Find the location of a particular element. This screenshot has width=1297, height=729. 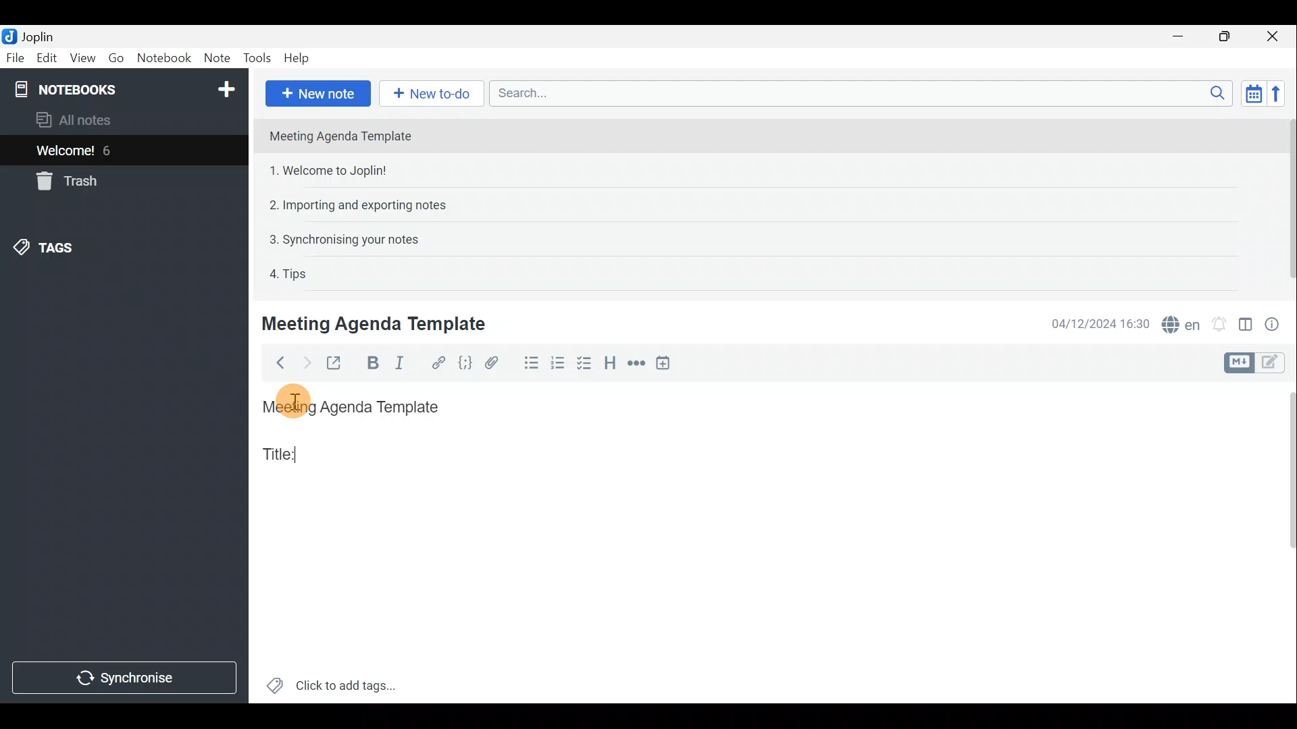

Trash is located at coordinates (64, 181).